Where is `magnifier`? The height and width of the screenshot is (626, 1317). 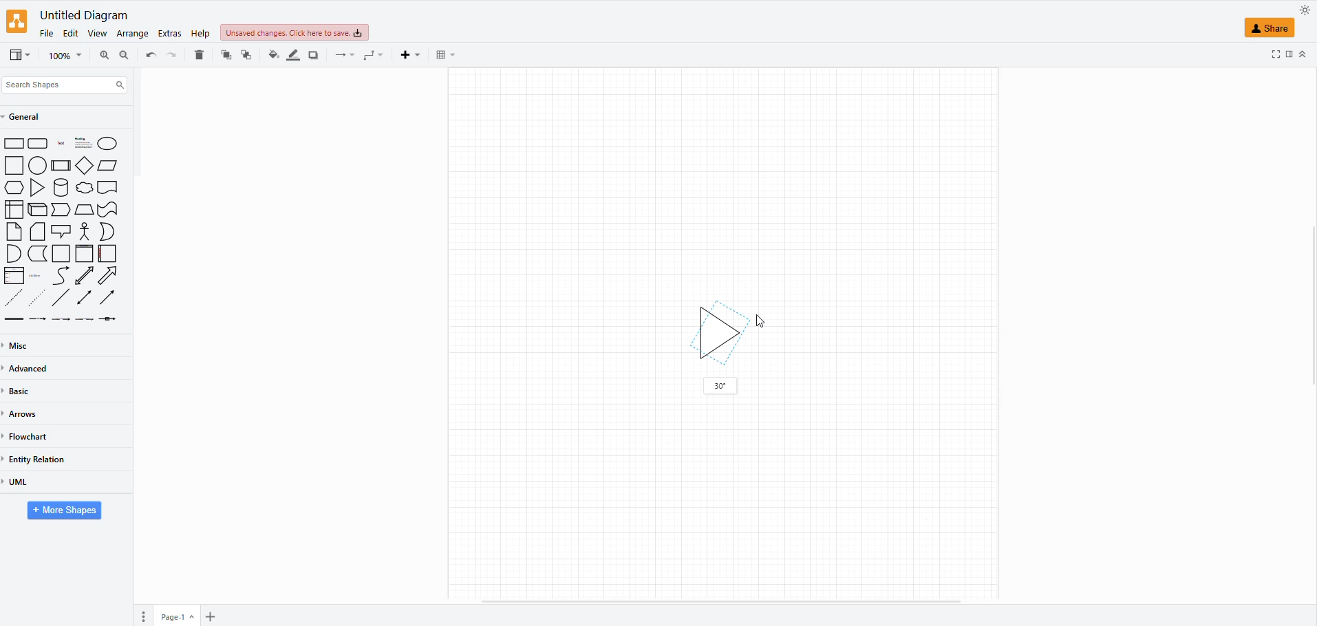 magnifier is located at coordinates (58, 58).